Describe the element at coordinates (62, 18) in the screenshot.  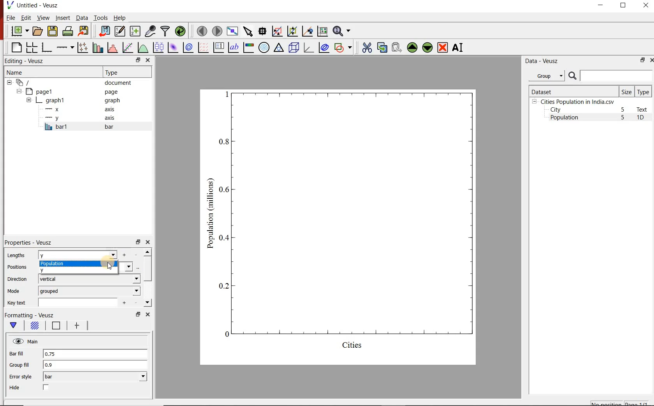
I see `Insert` at that location.